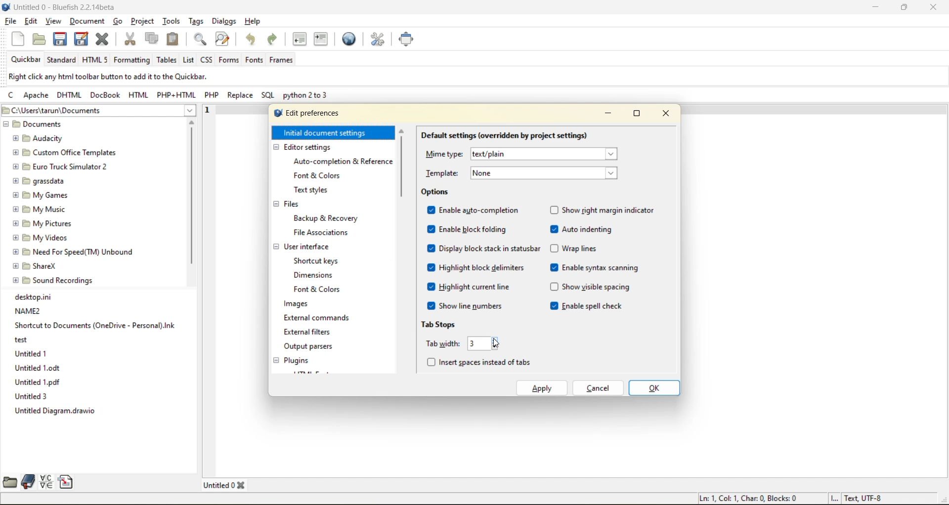 This screenshot has height=505, width=949. What do you see at coordinates (121, 23) in the screenshot?
I see `go` at bounding box center [121, 23].